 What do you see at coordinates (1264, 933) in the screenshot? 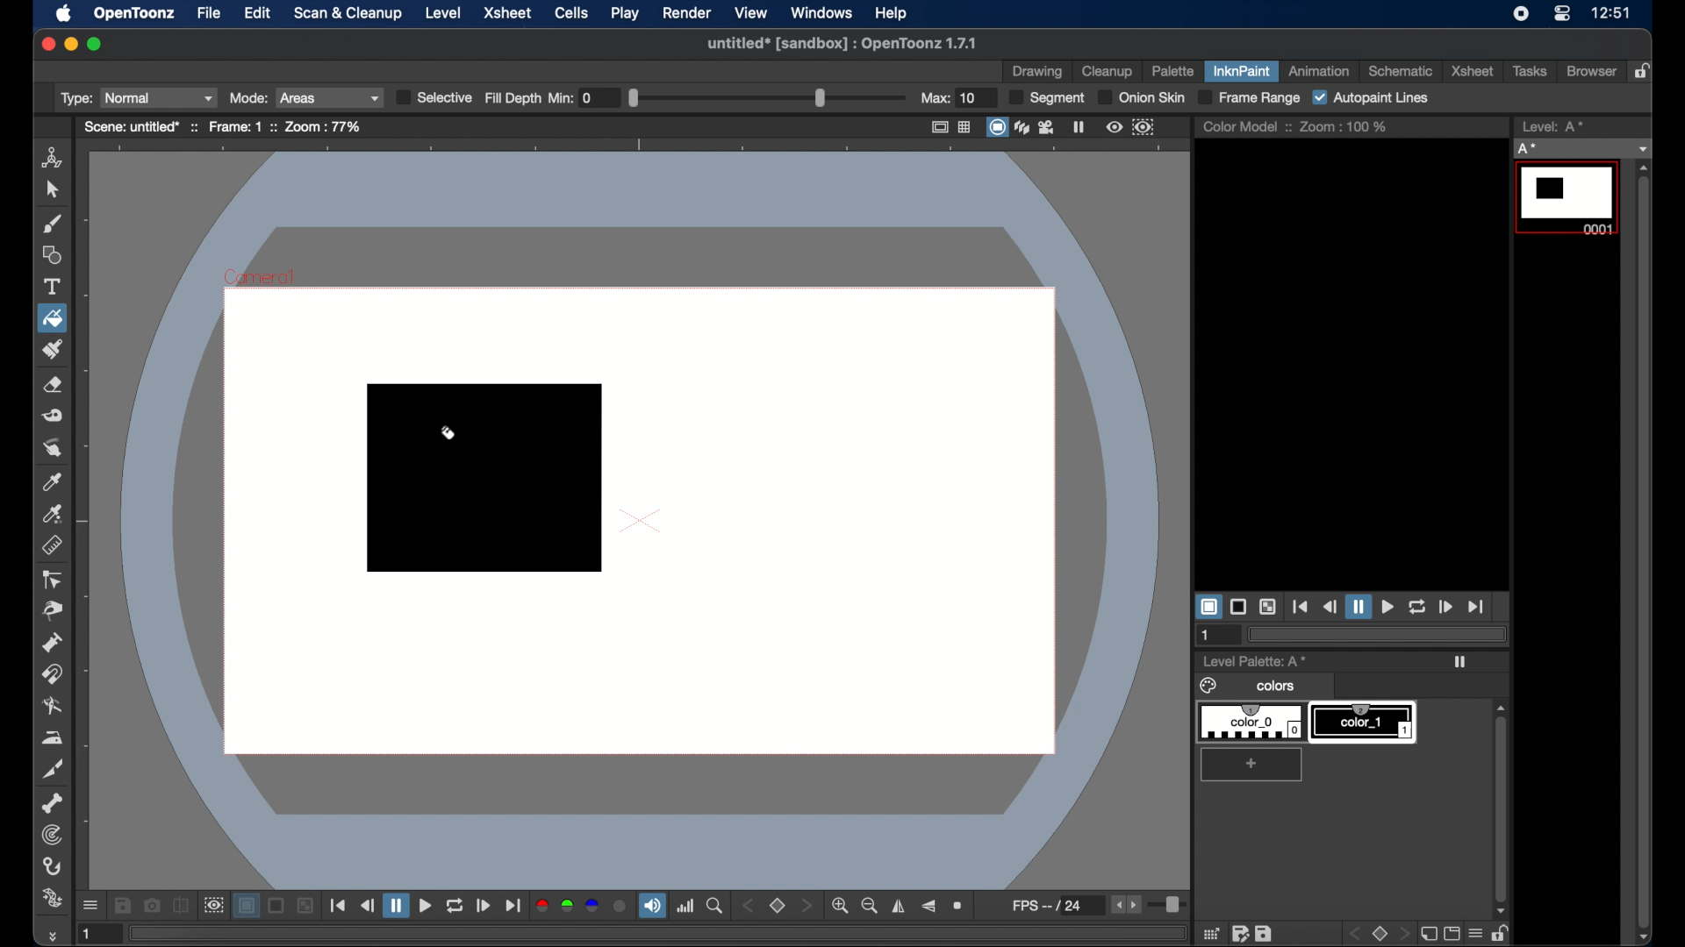
I see `save` at bounding box center [1264, 933].